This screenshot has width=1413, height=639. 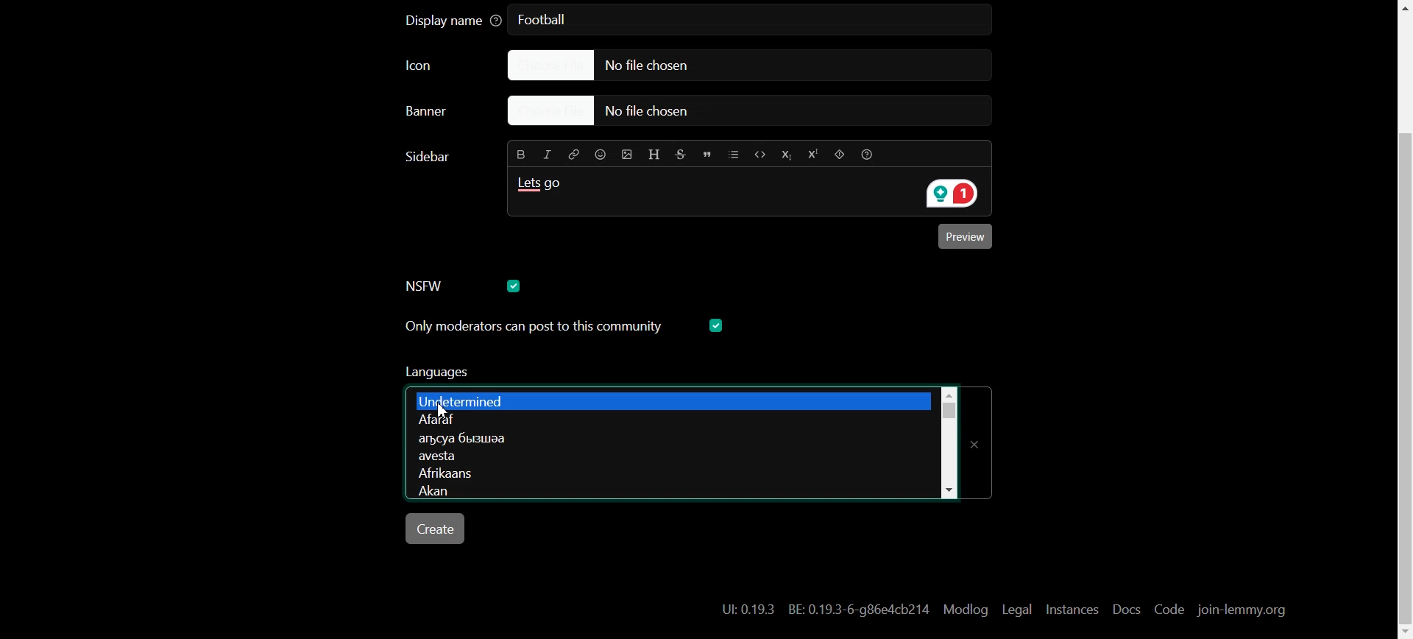 I want to click on Language, so click(x=670, y=419).